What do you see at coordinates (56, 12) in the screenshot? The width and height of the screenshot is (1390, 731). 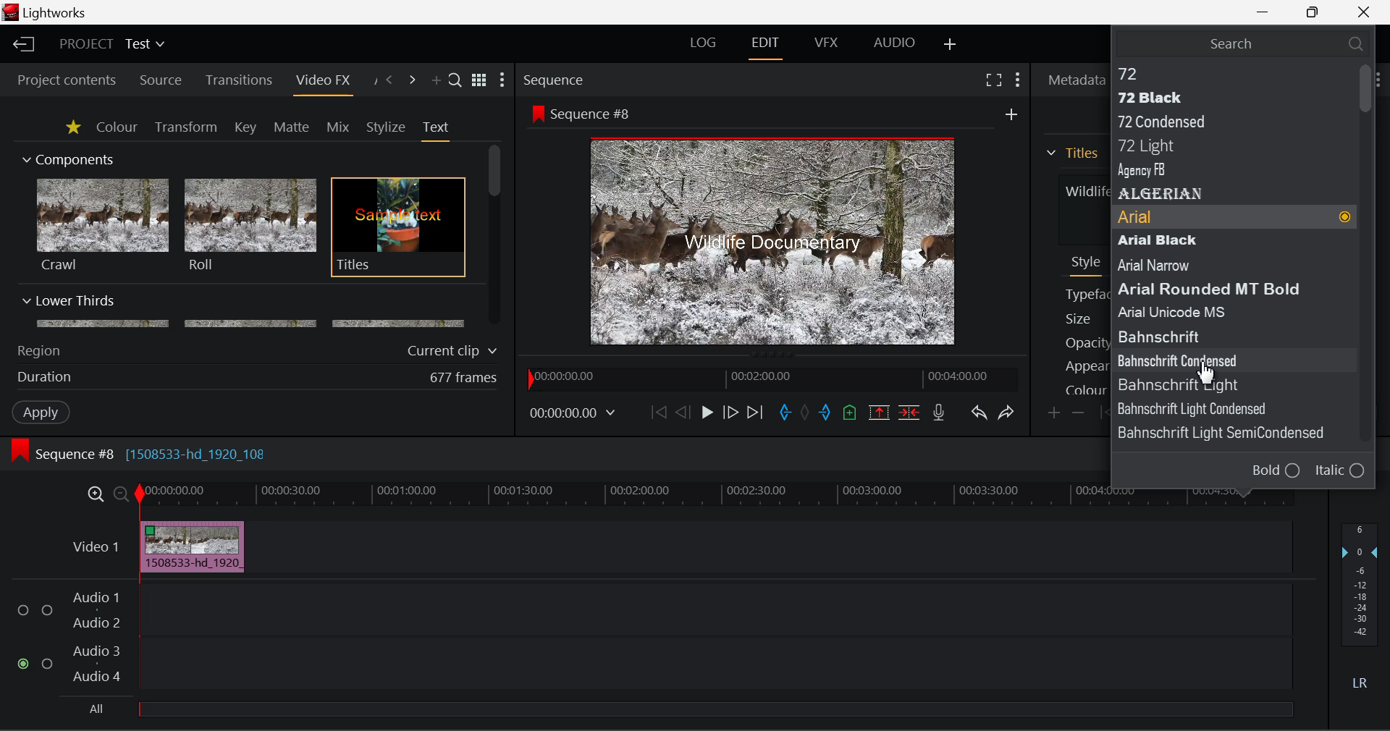 I see `Lightworks` at bounding box center [56, 12].